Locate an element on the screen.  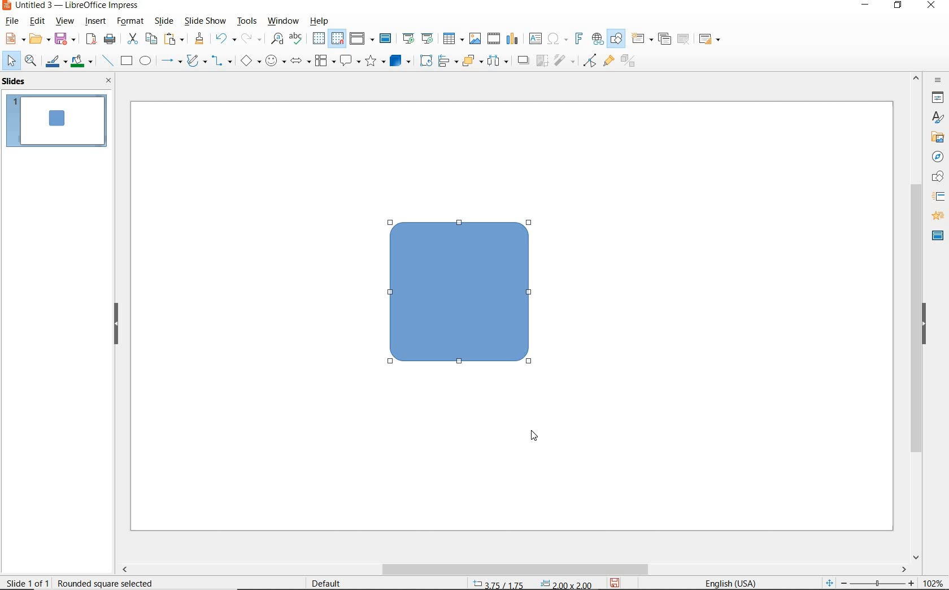
slides is located at coordinates (16, 82).